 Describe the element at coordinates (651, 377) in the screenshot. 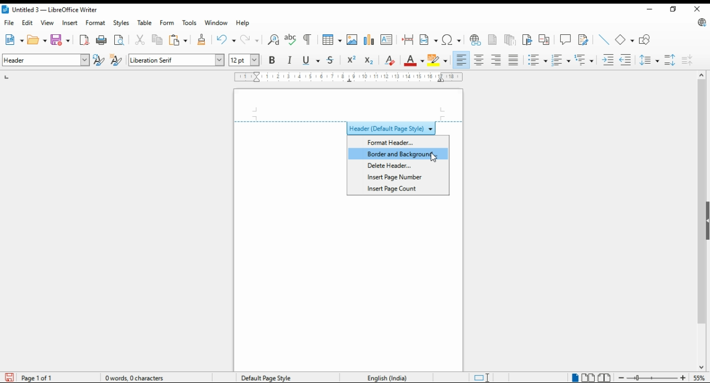

I see `zoom in/zoom out slider` at that location.